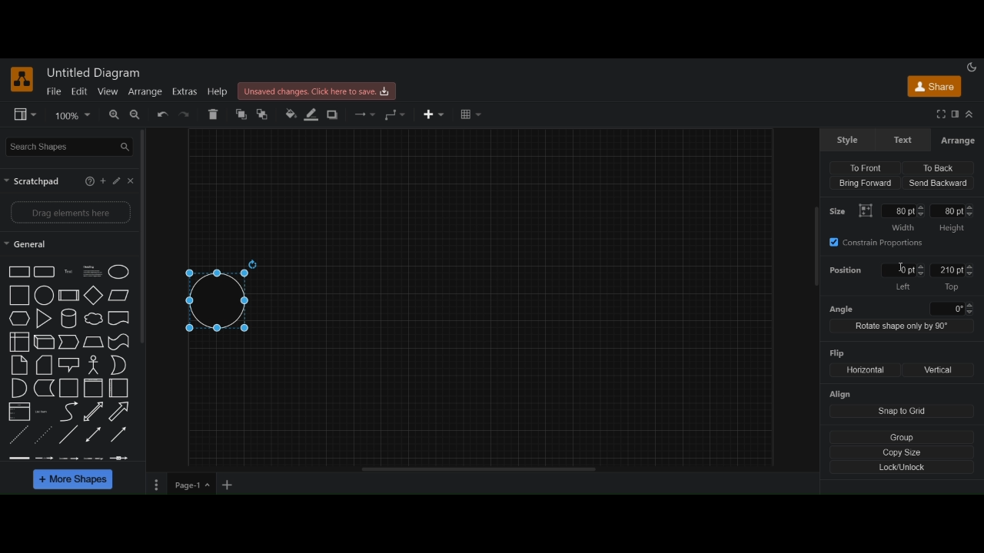 The height and width of the screenshot is (553, 984). I want to click on angle, so click(900, 309).